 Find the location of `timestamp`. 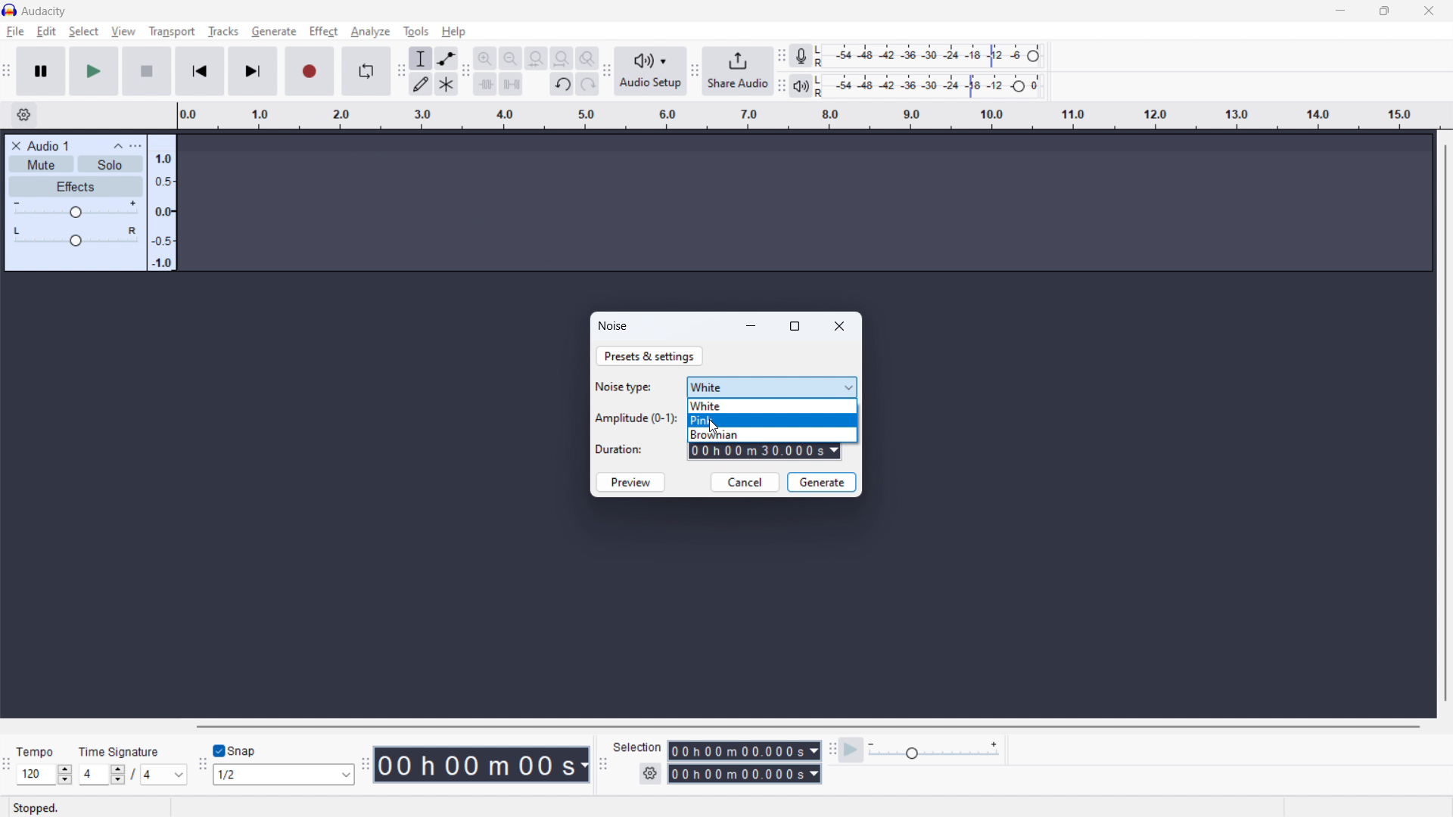

timestamp is located at coordinates (484, 765).